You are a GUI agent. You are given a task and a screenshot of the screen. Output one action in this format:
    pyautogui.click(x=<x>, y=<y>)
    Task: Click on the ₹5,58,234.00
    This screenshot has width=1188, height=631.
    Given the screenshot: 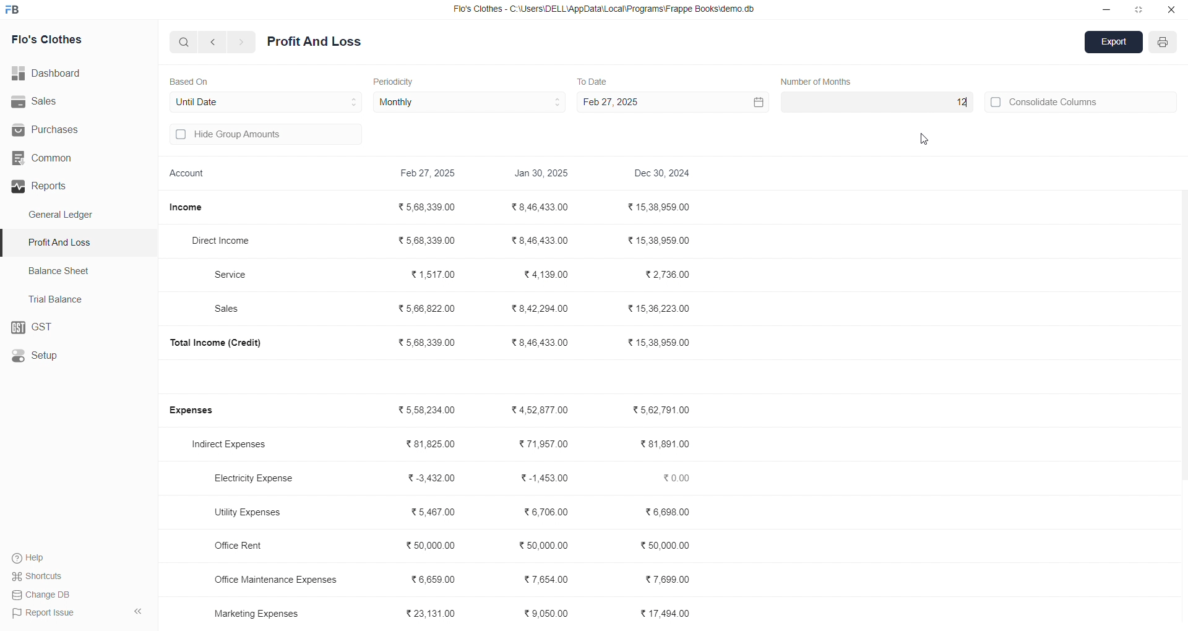 What is the action you would take?
    pyautogui.click(x=429, y=410)
    